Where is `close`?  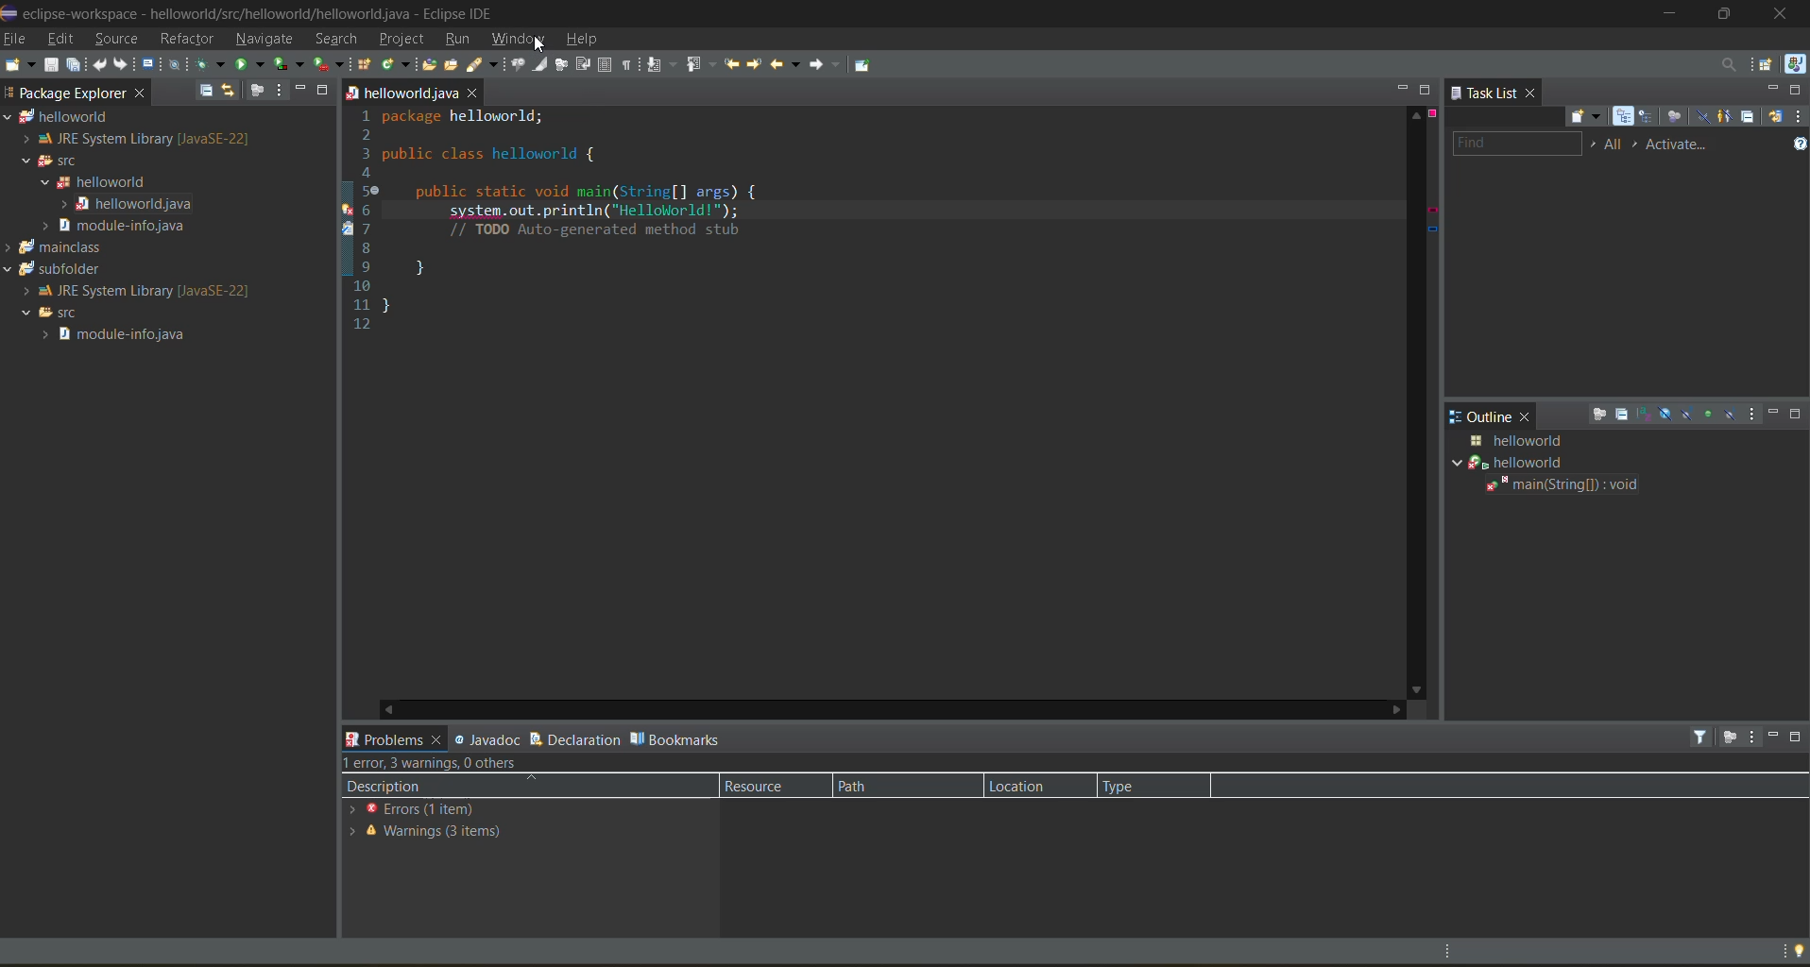
close is located at coordinates (1788, 13).